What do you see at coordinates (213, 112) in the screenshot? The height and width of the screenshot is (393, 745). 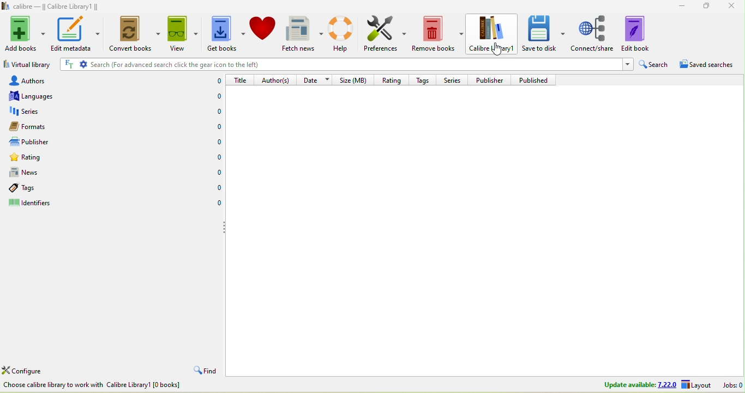 I see `0` at bounding box center [213, 112].